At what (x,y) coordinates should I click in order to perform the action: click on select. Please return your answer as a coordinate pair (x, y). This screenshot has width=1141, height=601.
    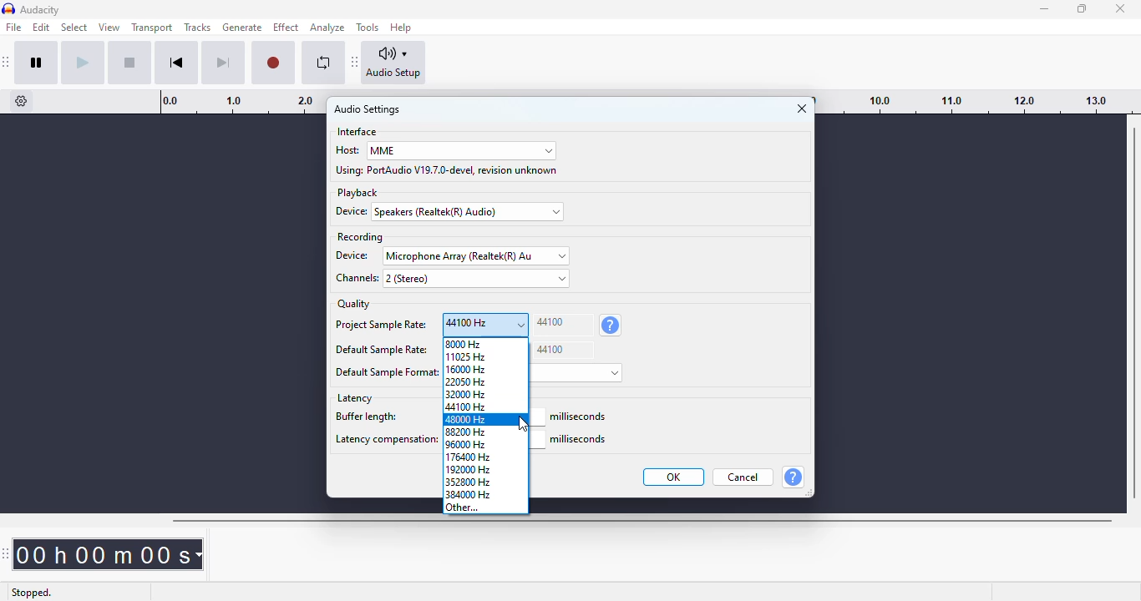
    Looking at the image, I should click on (75, 28).